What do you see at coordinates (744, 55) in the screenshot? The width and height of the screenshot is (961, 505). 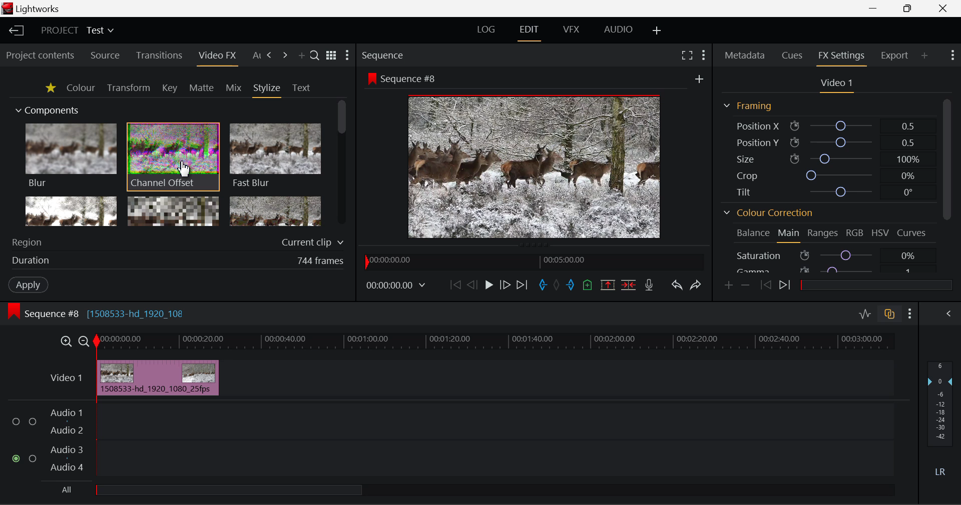 I see `Metadata Tab` at bounding box center [744, 55].